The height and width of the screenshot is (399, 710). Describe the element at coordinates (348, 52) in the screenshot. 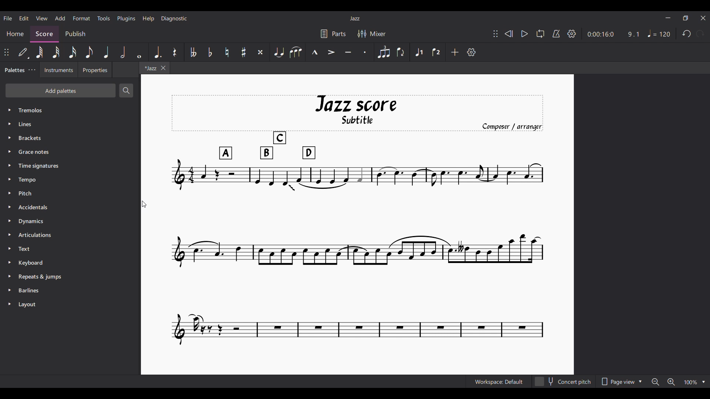

I see `Tenuto` at that location.